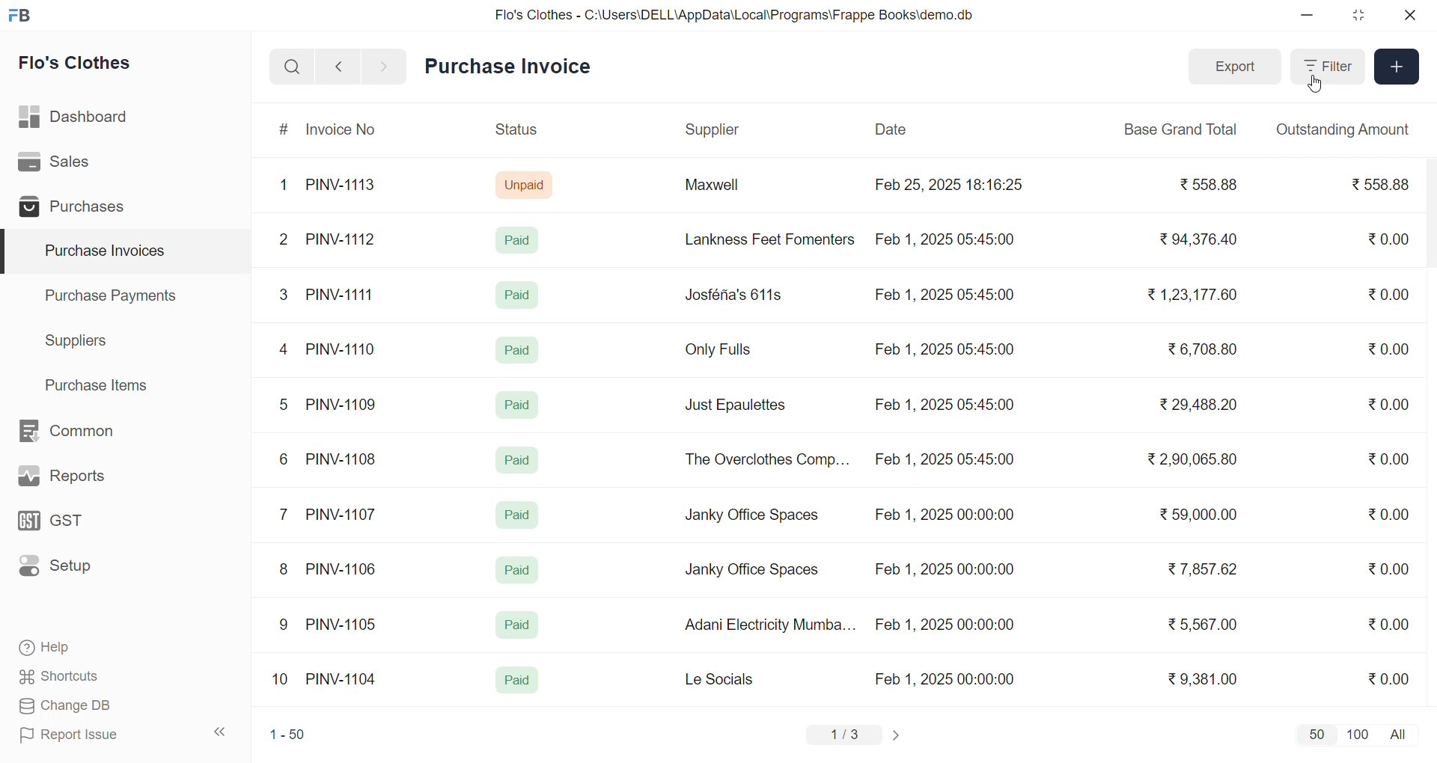  I want to click on resize, so click(1358, 15).